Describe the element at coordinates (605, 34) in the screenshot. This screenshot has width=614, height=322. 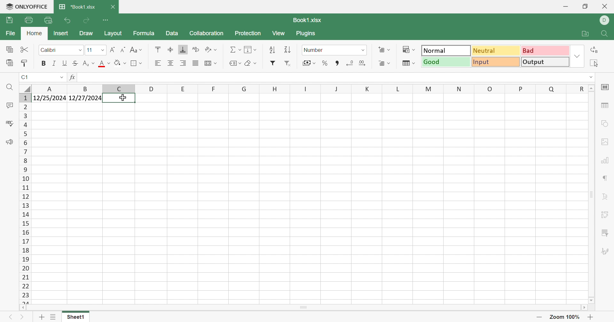
I see `Find` at that location.